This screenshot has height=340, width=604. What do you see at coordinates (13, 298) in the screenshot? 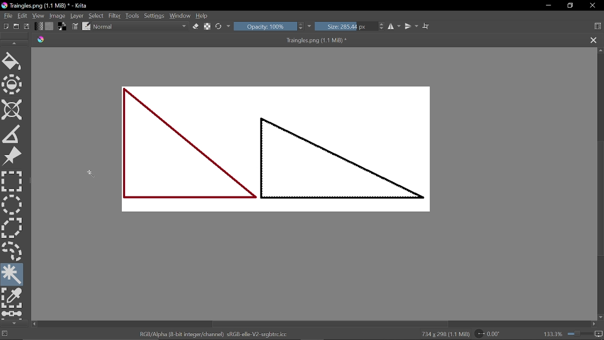
I see `Select by color tool` at bounding box center [13, 298].